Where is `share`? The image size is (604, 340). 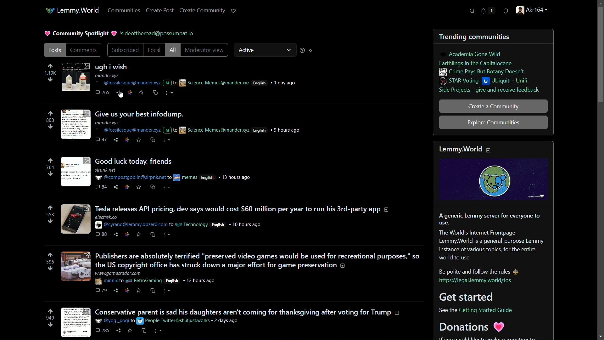
share is located at coordinates (120, 93).